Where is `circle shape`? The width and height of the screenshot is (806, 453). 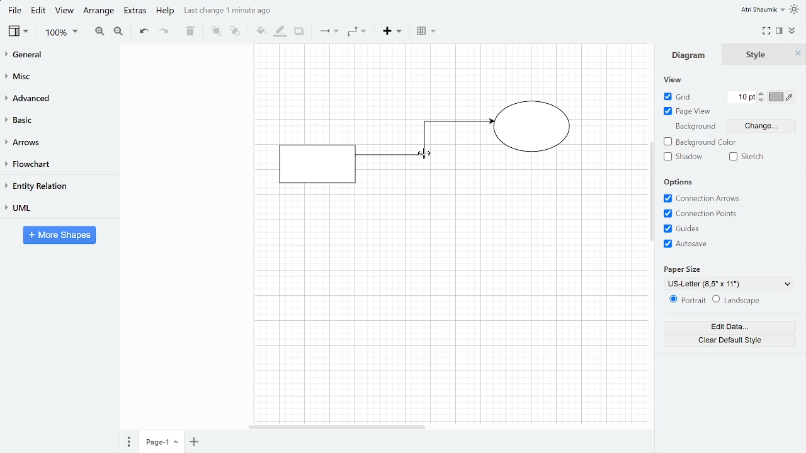 circle shape is located at coordinates (534, 128).